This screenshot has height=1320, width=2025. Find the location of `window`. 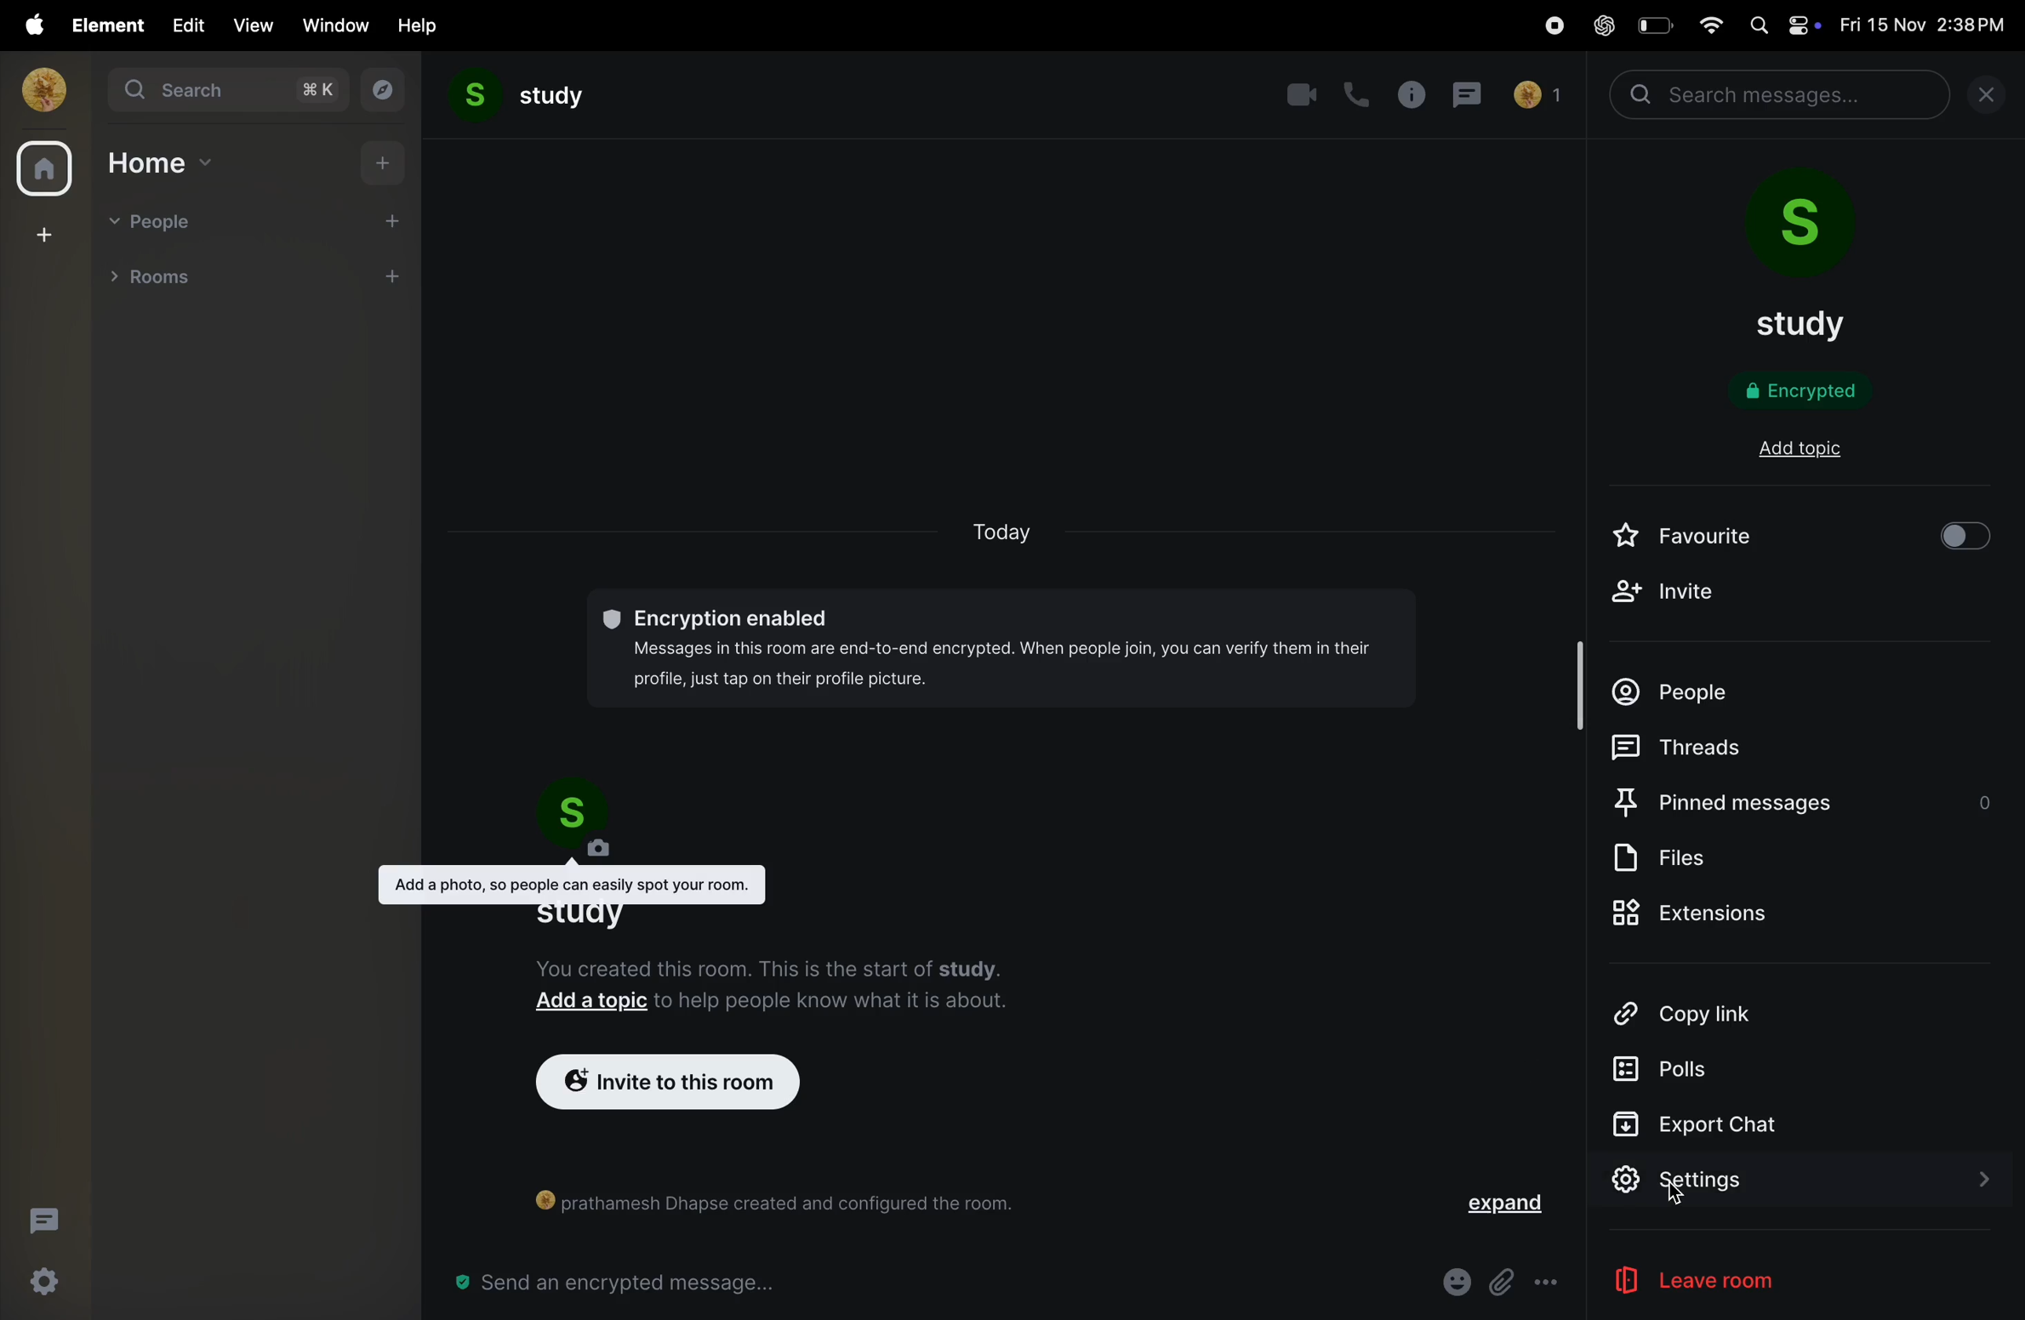

window is located at coordinates (337, 25).